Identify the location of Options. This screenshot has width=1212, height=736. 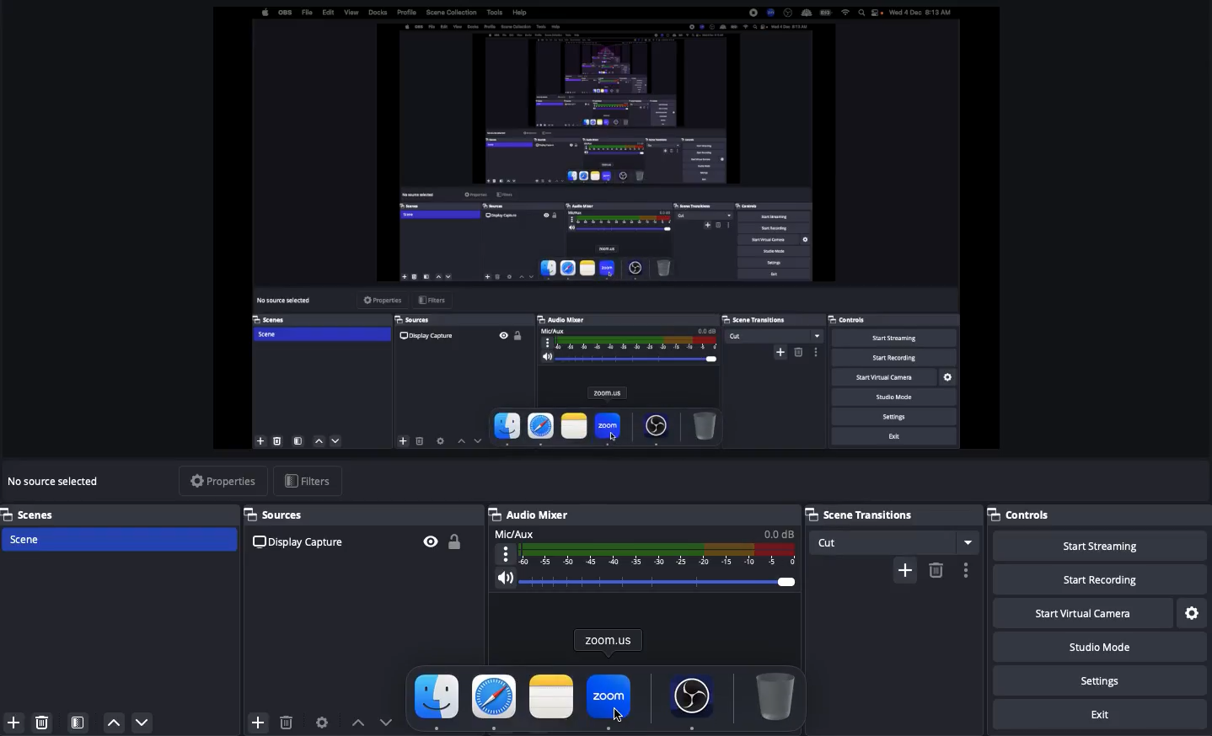
(965, 567).